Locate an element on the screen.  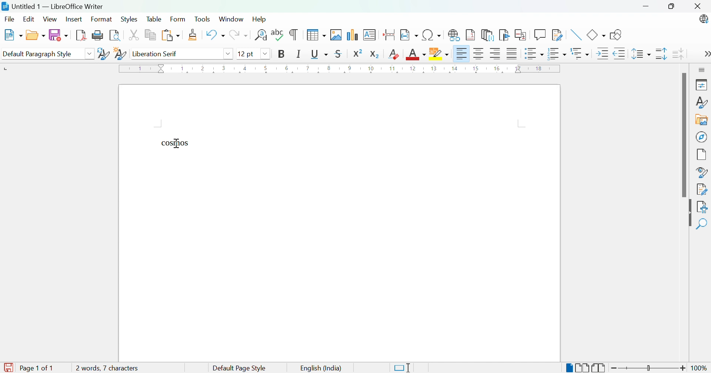
Decrease paragraph spacing is located at coordinates (678, 54).